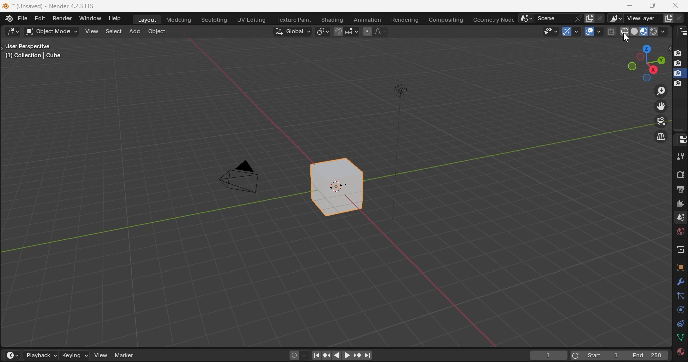  I want to click on marker, so click(125, 355).